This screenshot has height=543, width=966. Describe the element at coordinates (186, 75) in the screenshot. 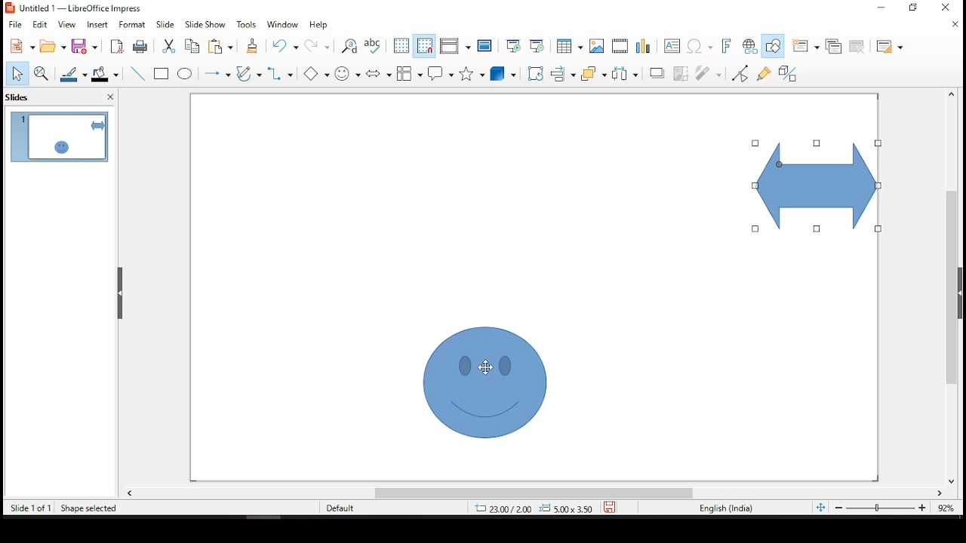

I see `ellipse` at that location.